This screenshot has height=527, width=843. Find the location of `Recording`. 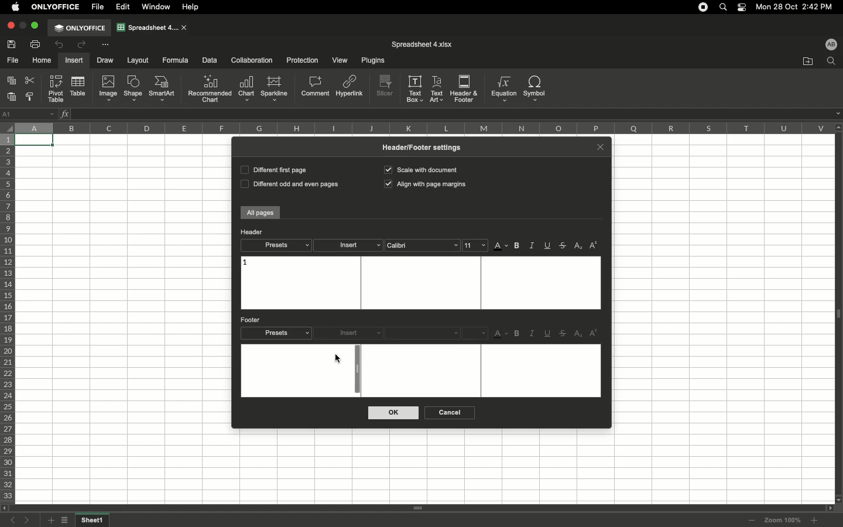

Recording is located at coordinates (703, 7).